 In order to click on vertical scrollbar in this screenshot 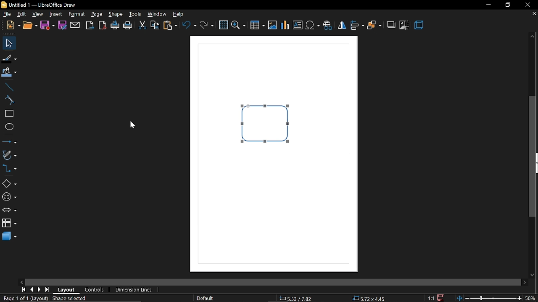, I will do `click(534, 157)`.